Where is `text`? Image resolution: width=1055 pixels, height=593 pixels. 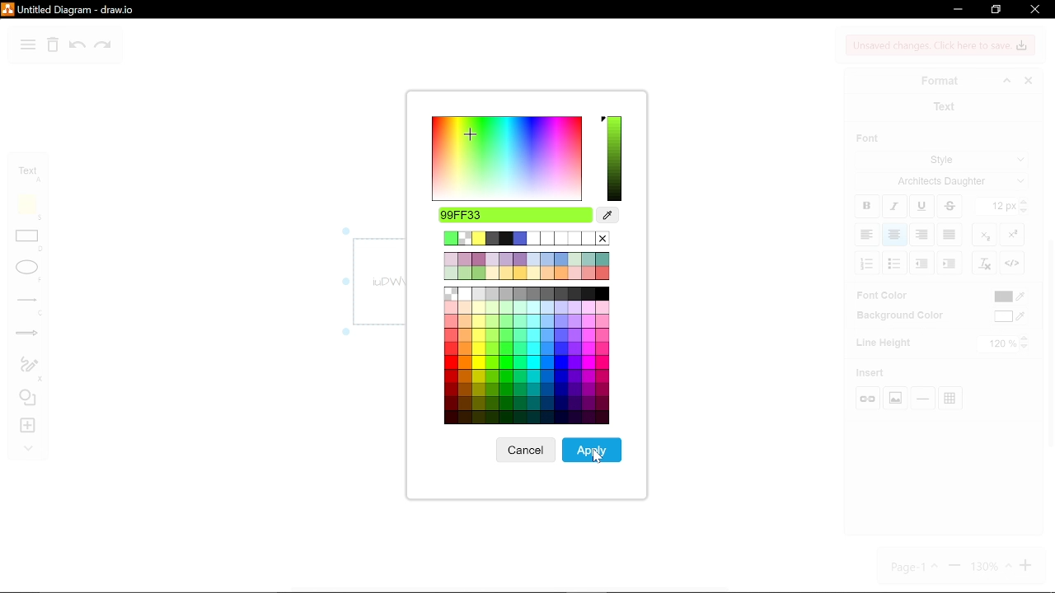
text is located at coordinates (25, 170).